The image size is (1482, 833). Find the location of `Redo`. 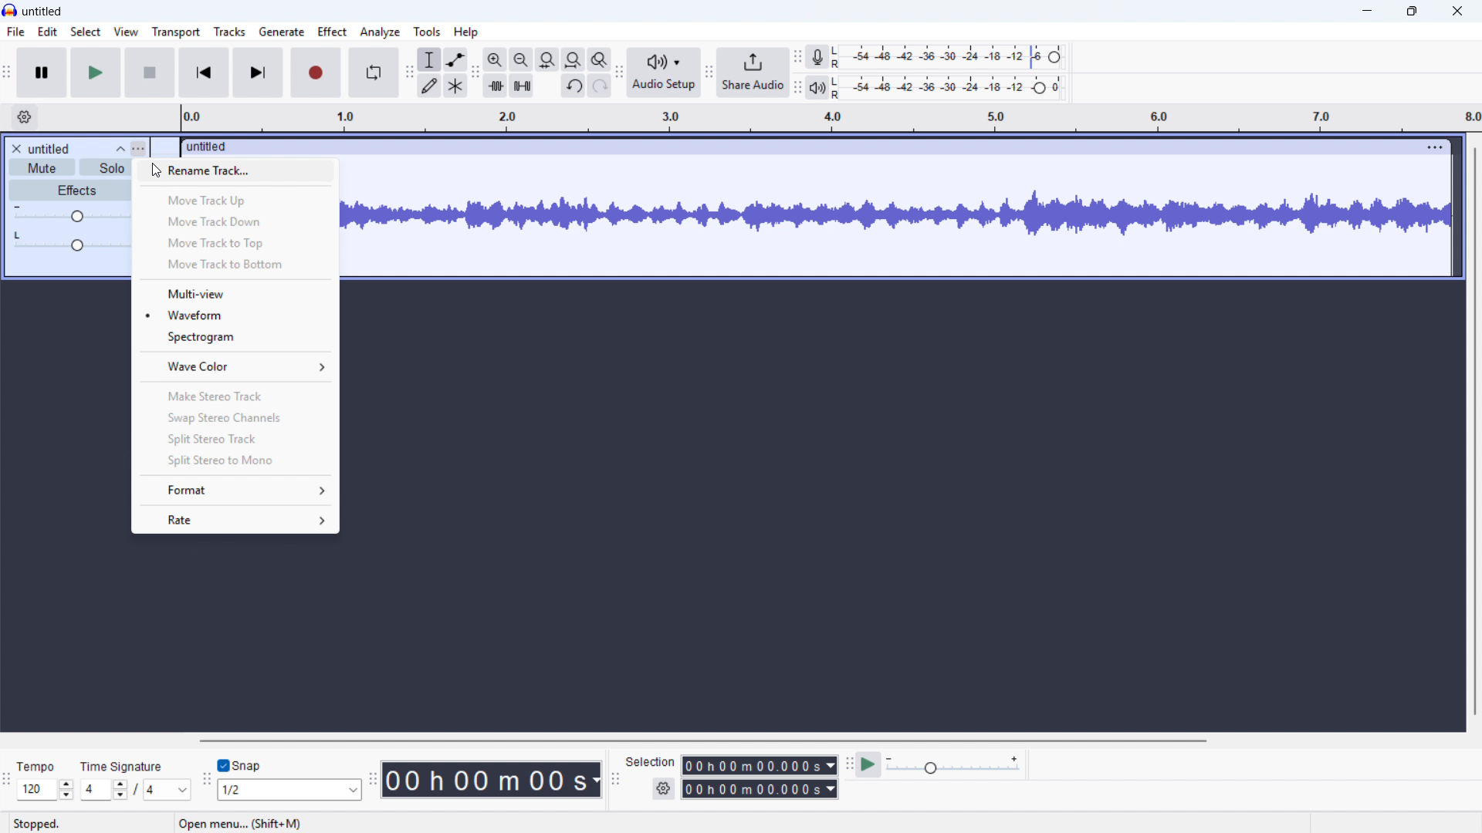

Redo is located at coordinates (600, 86).